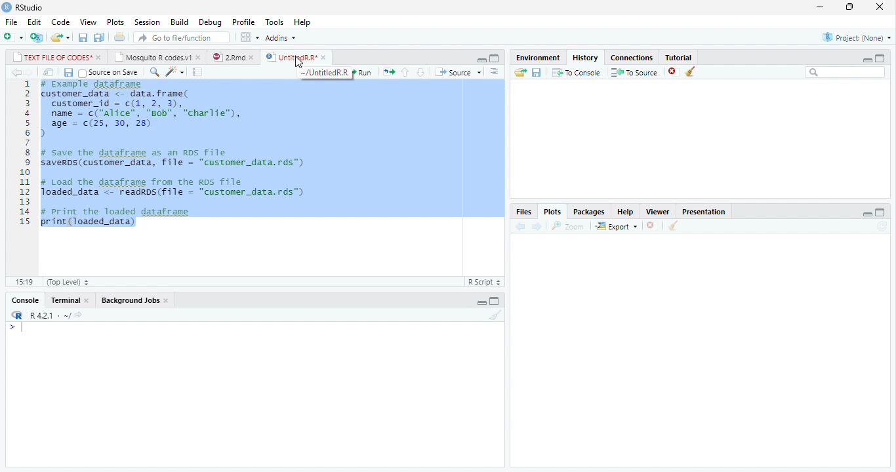 The height and width of the screenshot is (472, 896). Describe the element at coordinates (536, 226) in the screenshot. I see `forward` at that location.